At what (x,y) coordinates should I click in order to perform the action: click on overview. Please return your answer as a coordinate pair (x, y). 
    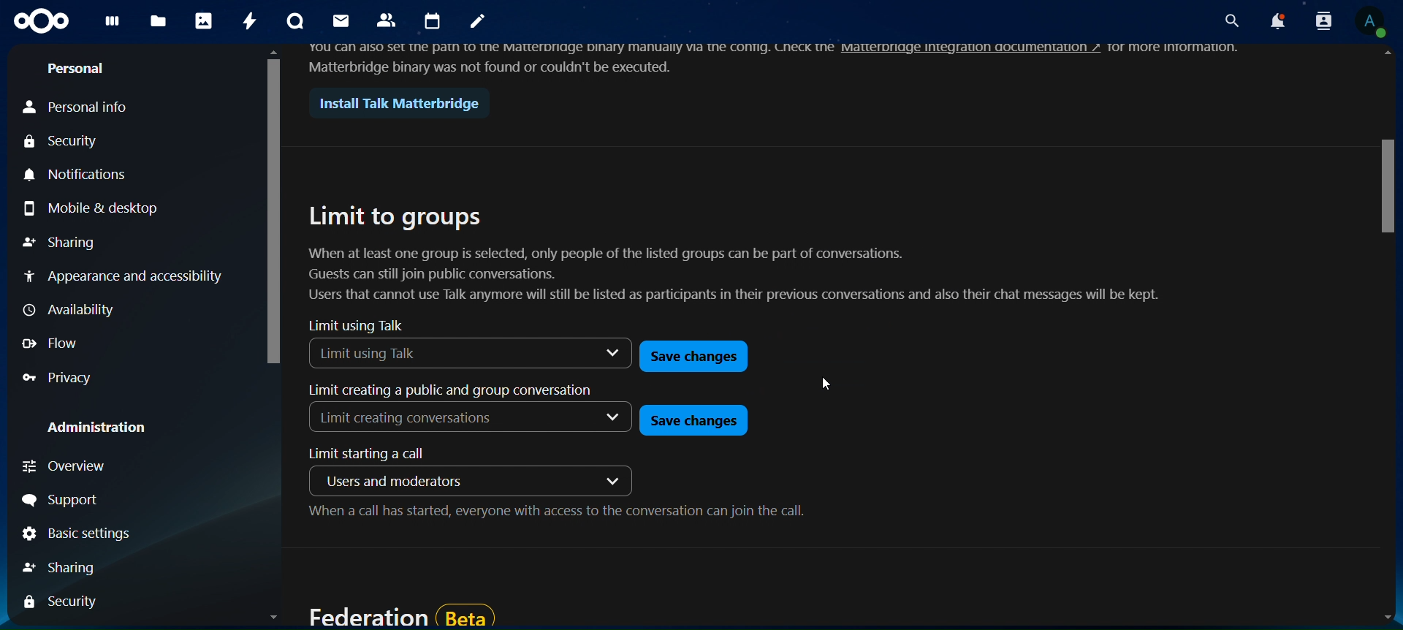
    Looking at the image, I should click on (69, 466).